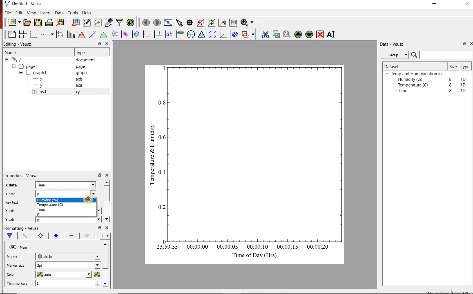 The image size is (473, 294). Describe the element at coordinates (414, 86) in the screenshot. I see `Temperature (C)` at that location.